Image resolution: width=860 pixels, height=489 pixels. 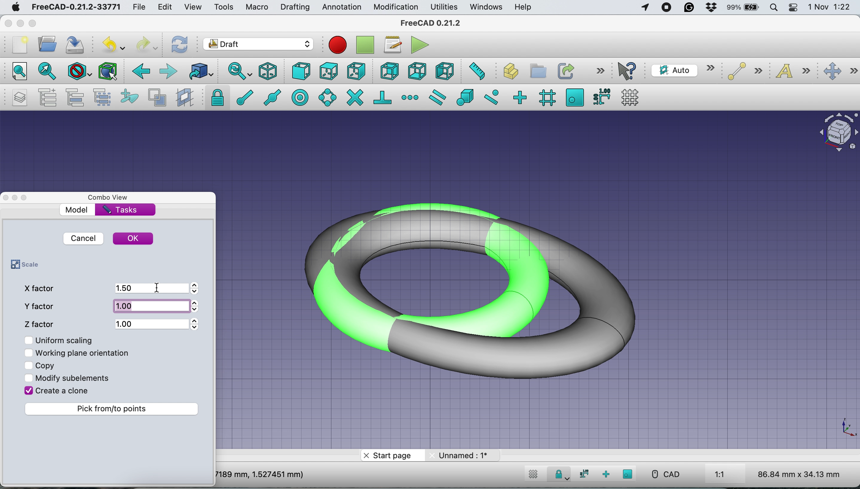 What do you see at coordinates (134, 239) in the screenshot?
I see `ok` at bounding box center [134, 239].